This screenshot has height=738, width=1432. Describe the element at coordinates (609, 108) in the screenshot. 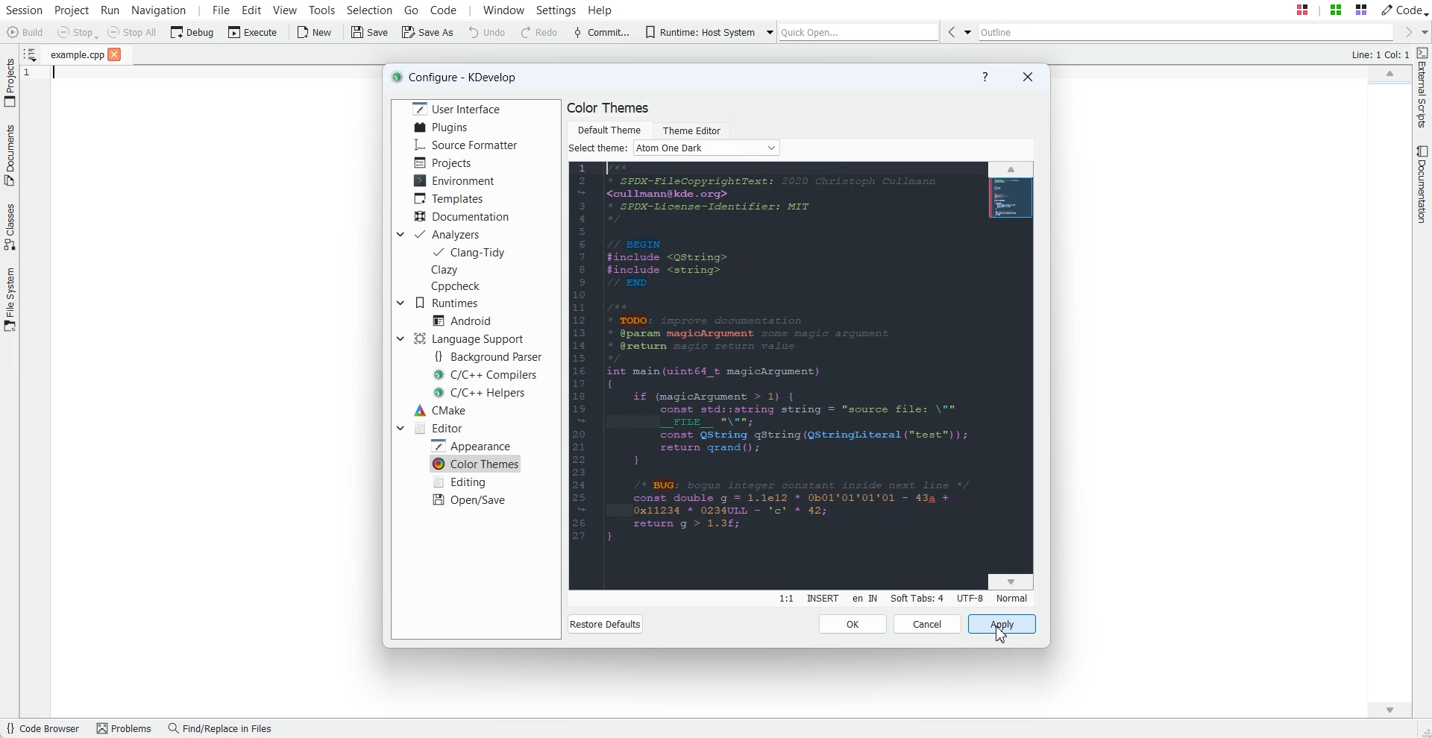

I see `Text` at that location.